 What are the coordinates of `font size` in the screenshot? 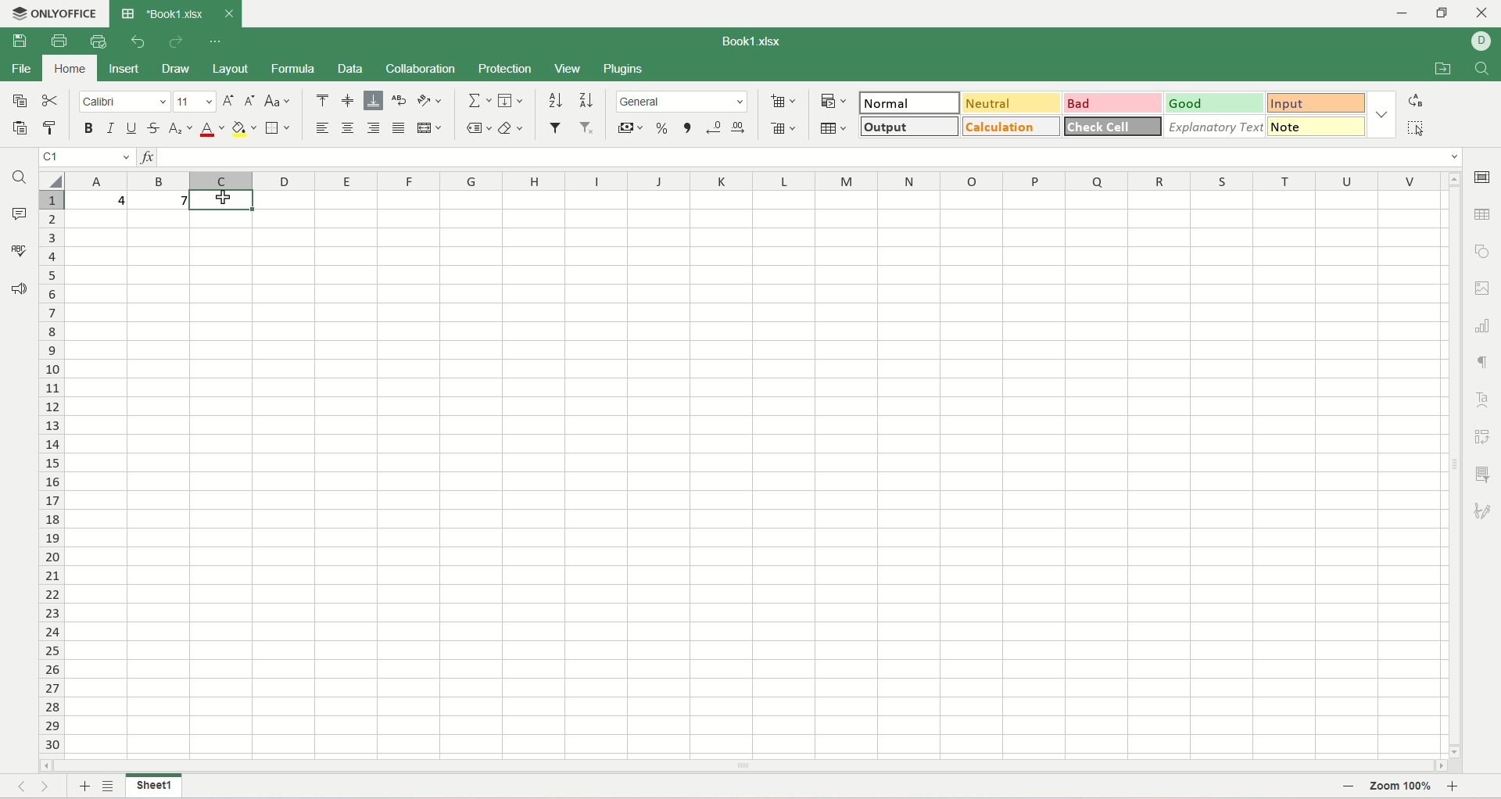 It's located at (195, 100).